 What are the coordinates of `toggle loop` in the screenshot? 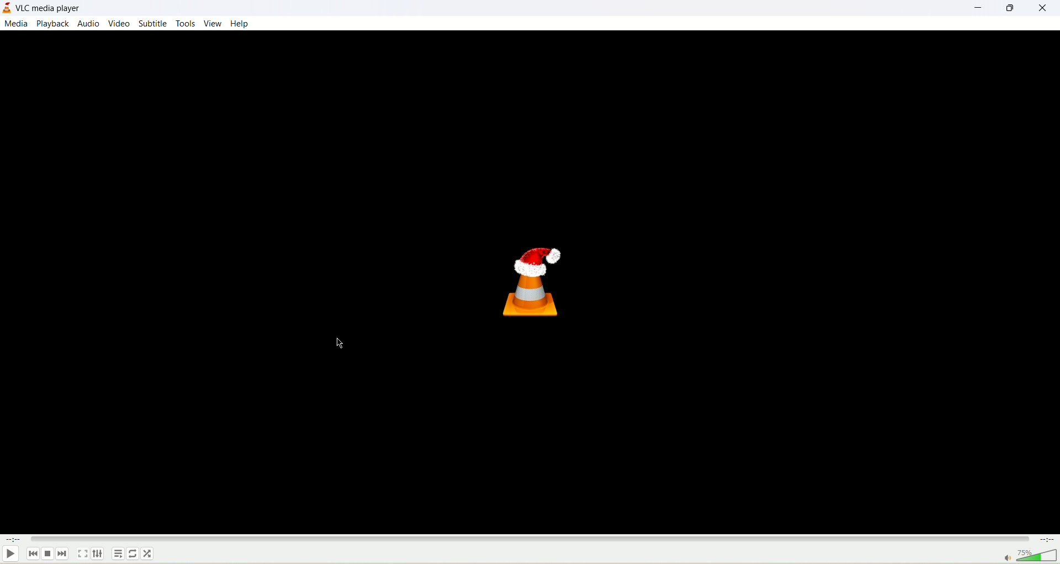 It's located at (134, 553).